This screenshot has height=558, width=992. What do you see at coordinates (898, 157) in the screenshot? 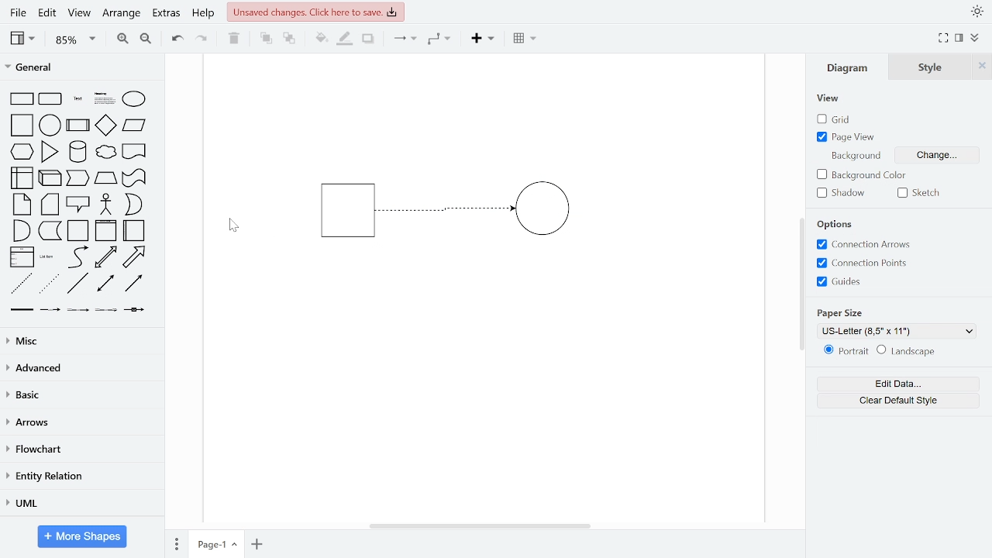
I see `change background` at bounding box center [898, 157].